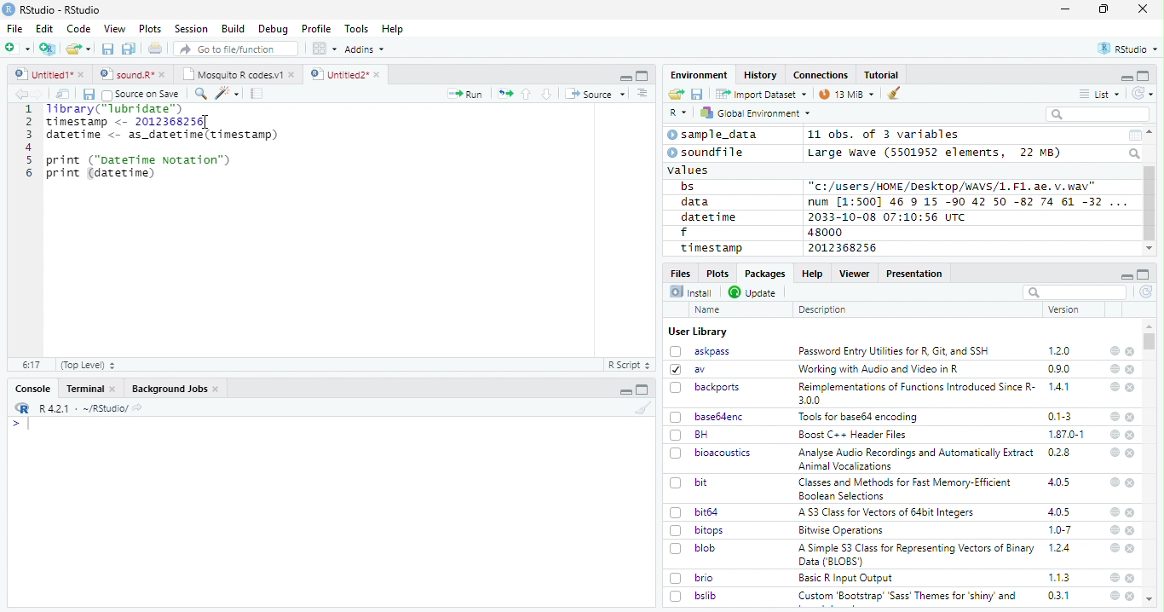 The height and width of the screenshot is (612, 1164). I want to click on Full screen, so click(643, 390).